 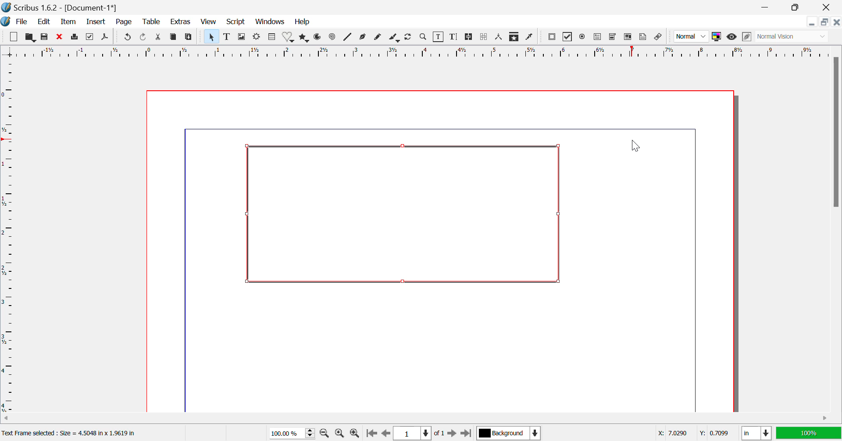 What do you see at coordinates (691, 38) in the screenshot?
I see `Normal` at bounding box center [691, 38].